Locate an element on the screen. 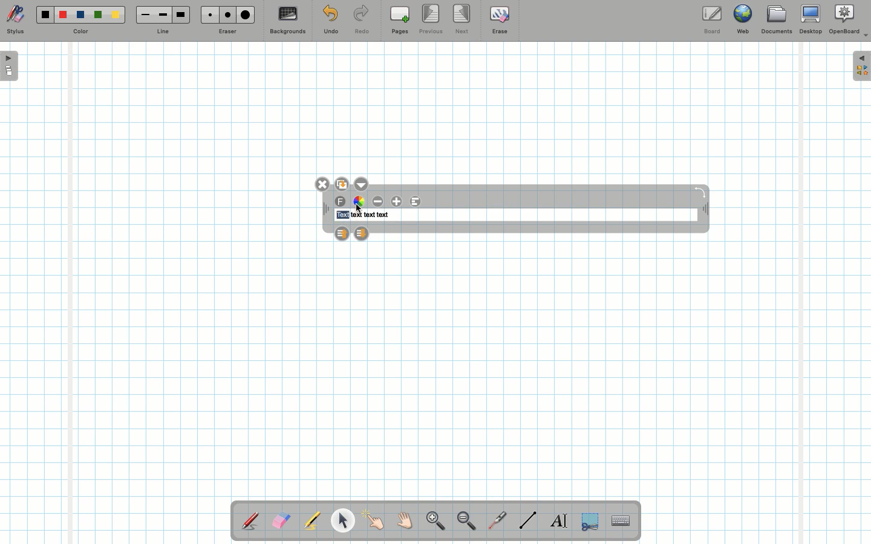  Yellow is located at coordinates (116, 15).